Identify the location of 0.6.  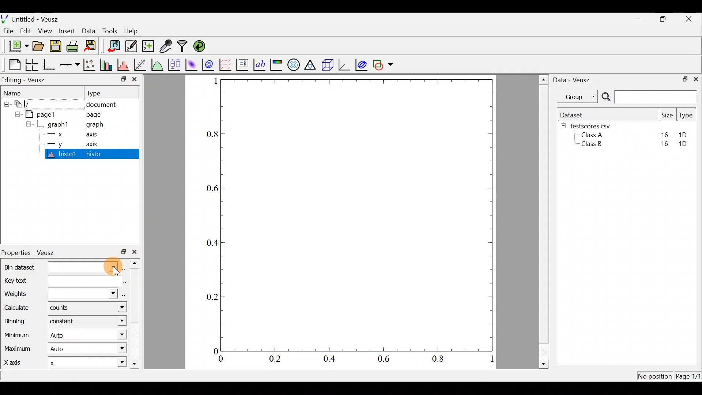
(385, 360).